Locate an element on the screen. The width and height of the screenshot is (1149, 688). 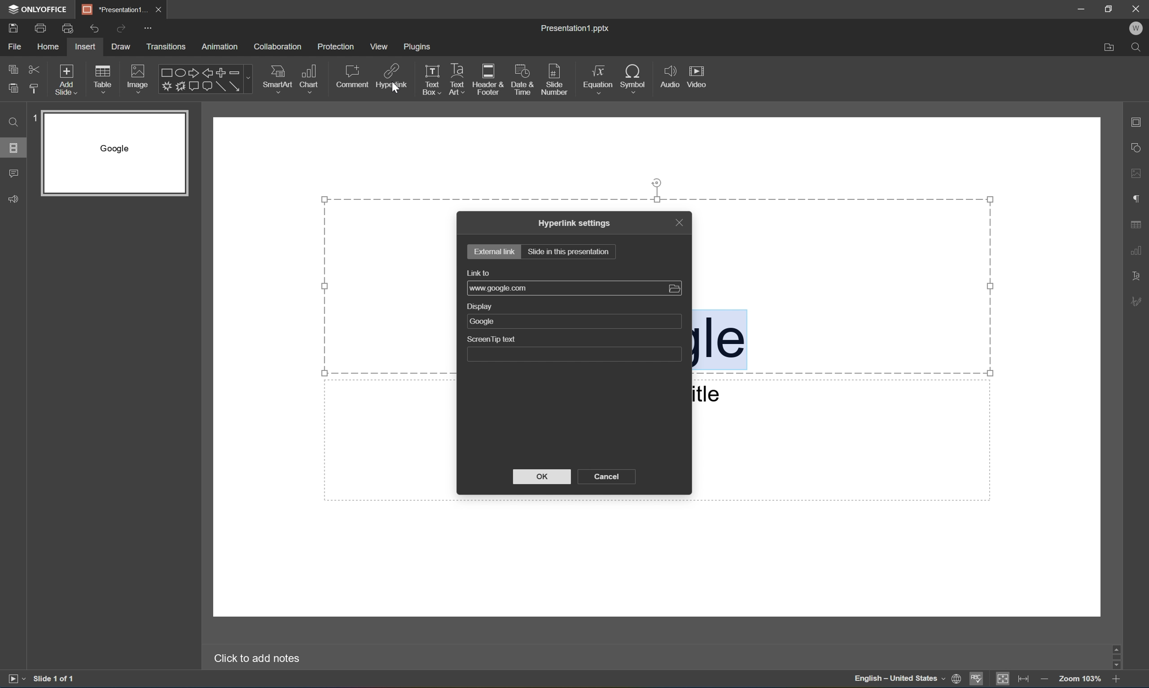
Feedback and support is located at coordinates (13, 198).